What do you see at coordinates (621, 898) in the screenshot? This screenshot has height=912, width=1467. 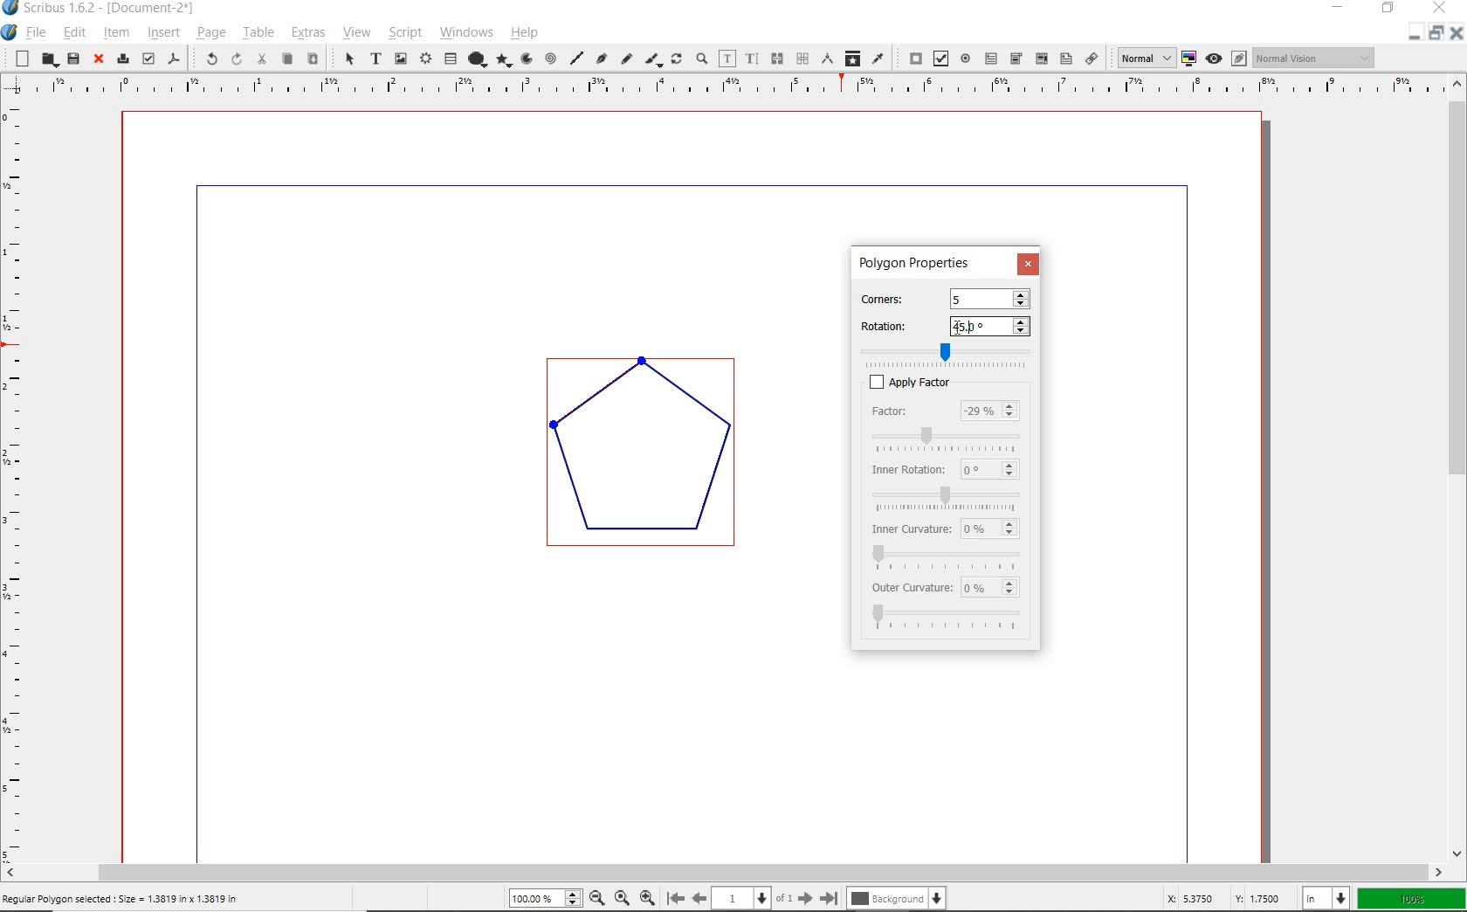 I see `zoom to` at bounding box center [621, 898].